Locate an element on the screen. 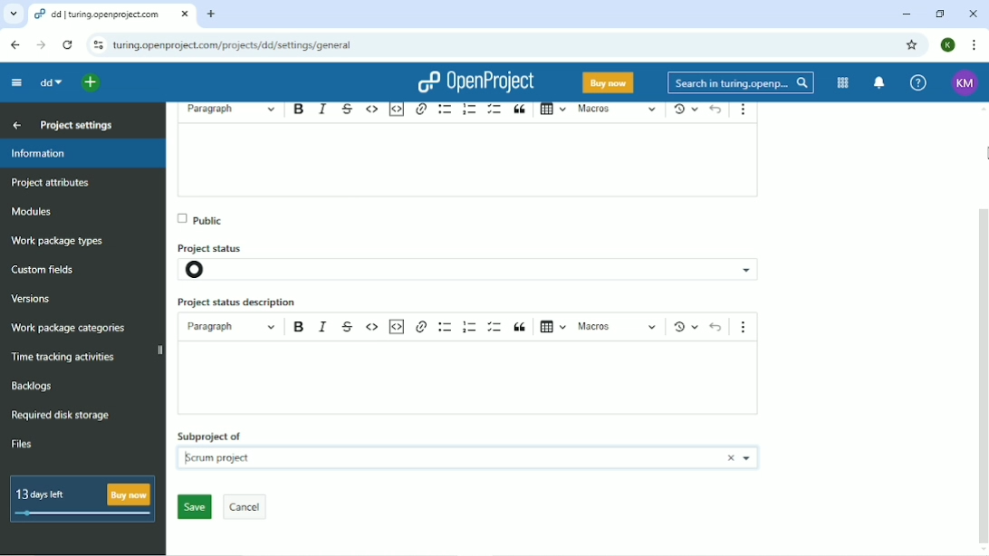 This screenshot has width=989, height=556. Forward is located at coordinates (41, 46).